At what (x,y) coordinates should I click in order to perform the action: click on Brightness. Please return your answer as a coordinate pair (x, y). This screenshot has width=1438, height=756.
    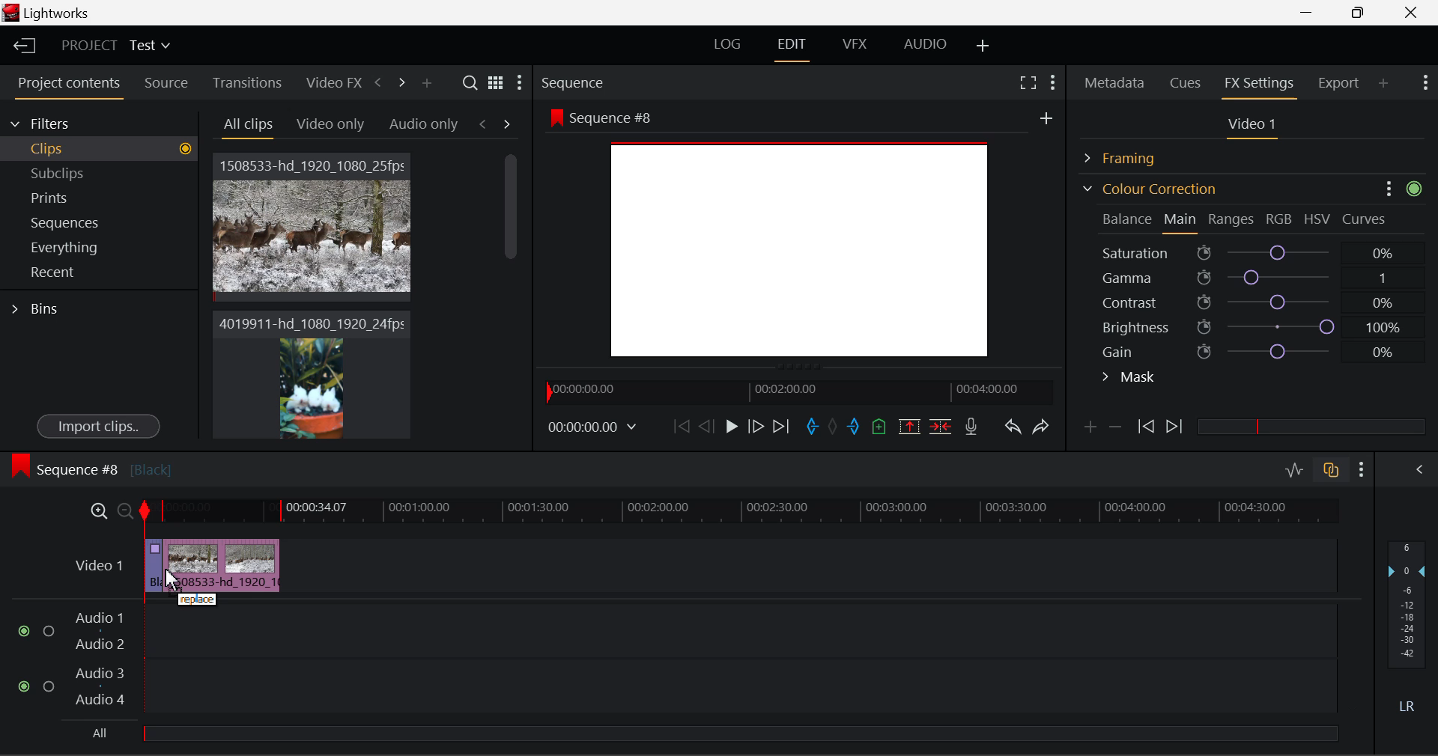
    Looking at the image, I should click on (1254, 324).